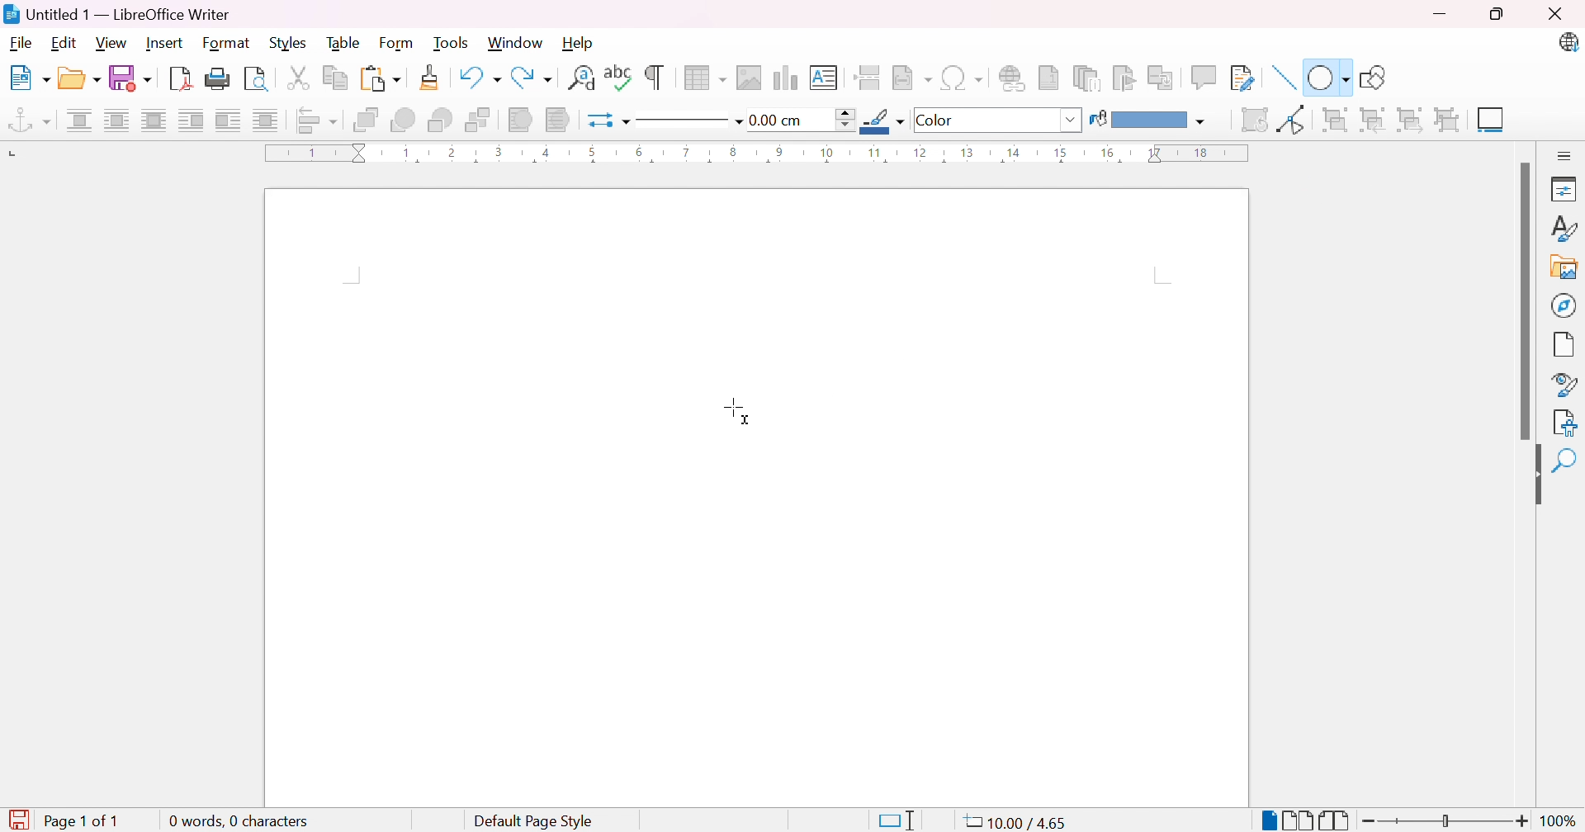  I want to click on Bring to front, so click(366, 120).